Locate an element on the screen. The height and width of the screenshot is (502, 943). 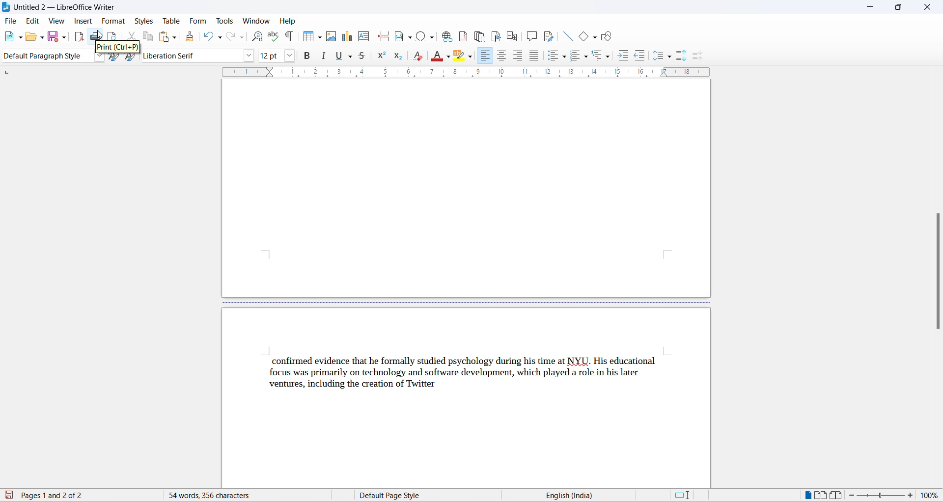
new file is located at coordinates (11, 36).